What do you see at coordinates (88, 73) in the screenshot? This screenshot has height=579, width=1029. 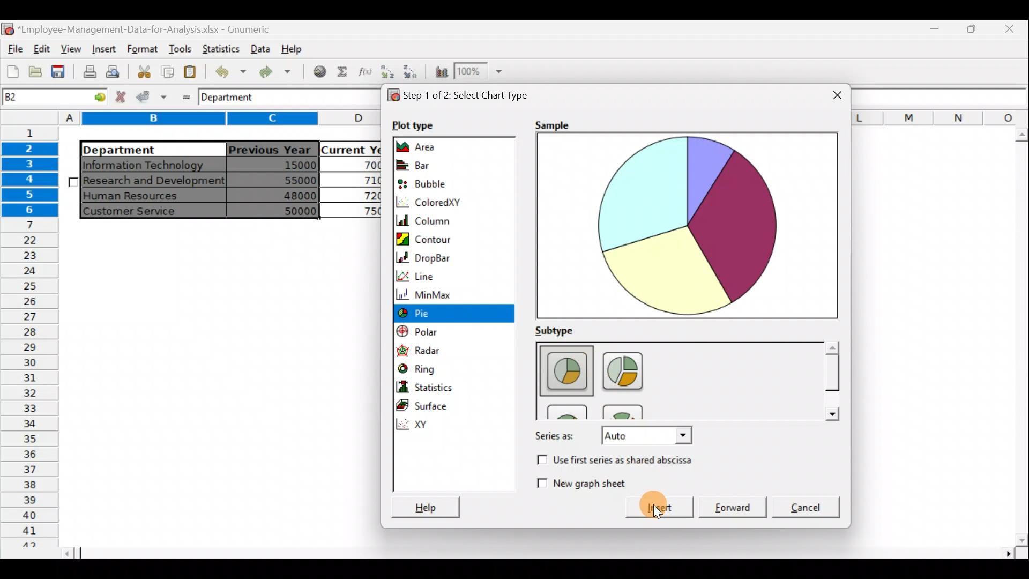 I see `Print current file` at bounding box center [88, 73].